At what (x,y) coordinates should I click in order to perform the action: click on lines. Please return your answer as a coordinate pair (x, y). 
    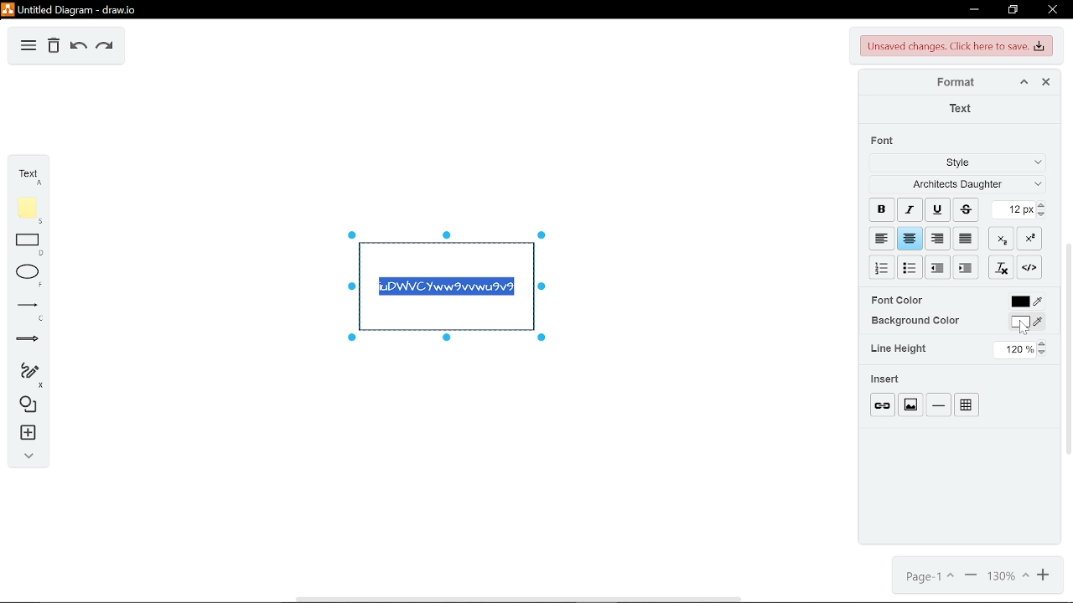
    Looking at the image, I should click on (23, 308).